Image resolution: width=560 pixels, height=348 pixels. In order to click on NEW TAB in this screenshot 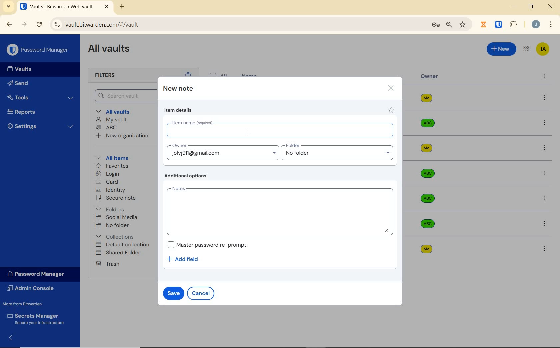, I will do `click(123, 7)`.